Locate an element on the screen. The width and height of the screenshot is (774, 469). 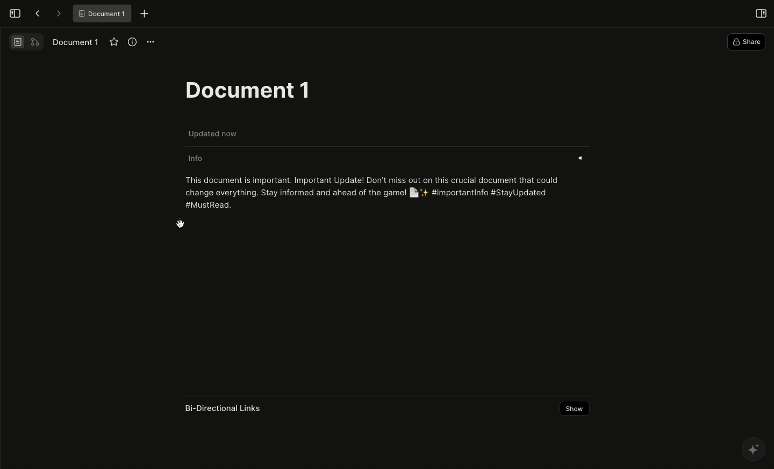
Share is located at coordinates (744, 42).